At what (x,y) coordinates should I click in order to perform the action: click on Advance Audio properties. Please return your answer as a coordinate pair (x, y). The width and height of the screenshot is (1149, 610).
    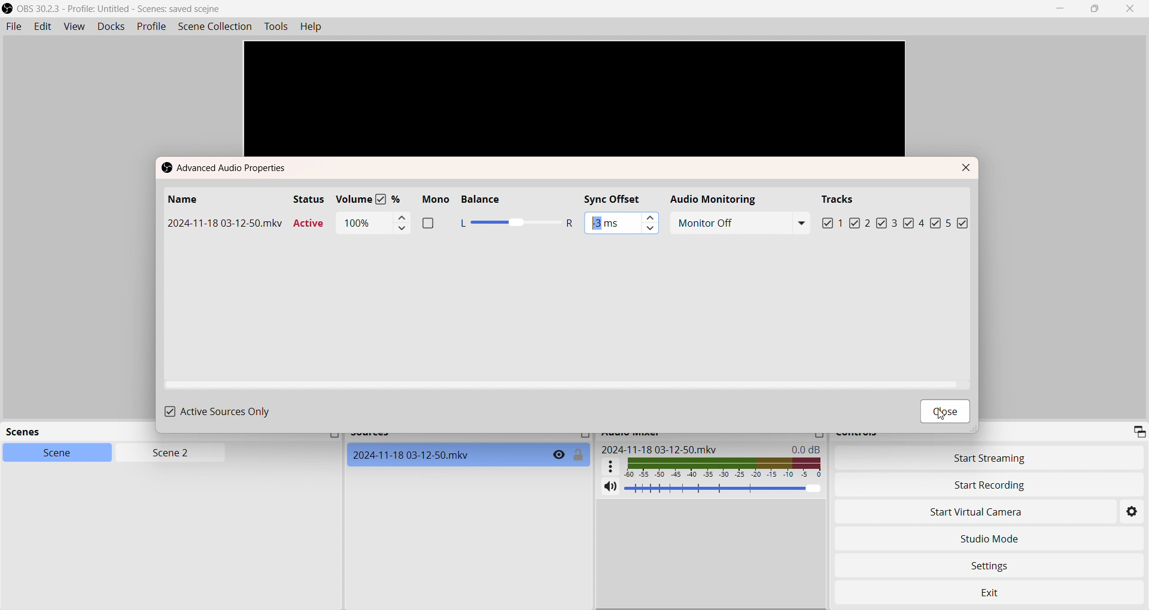
    Looking at the image, I should click on (230, 169).